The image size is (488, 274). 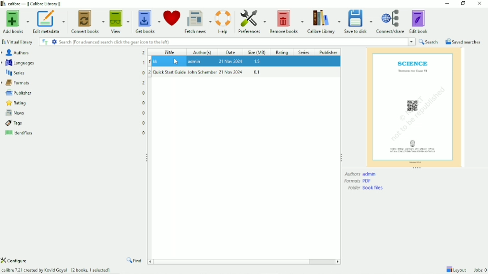 I want to click on Author(s), so click(x=205, y=52).